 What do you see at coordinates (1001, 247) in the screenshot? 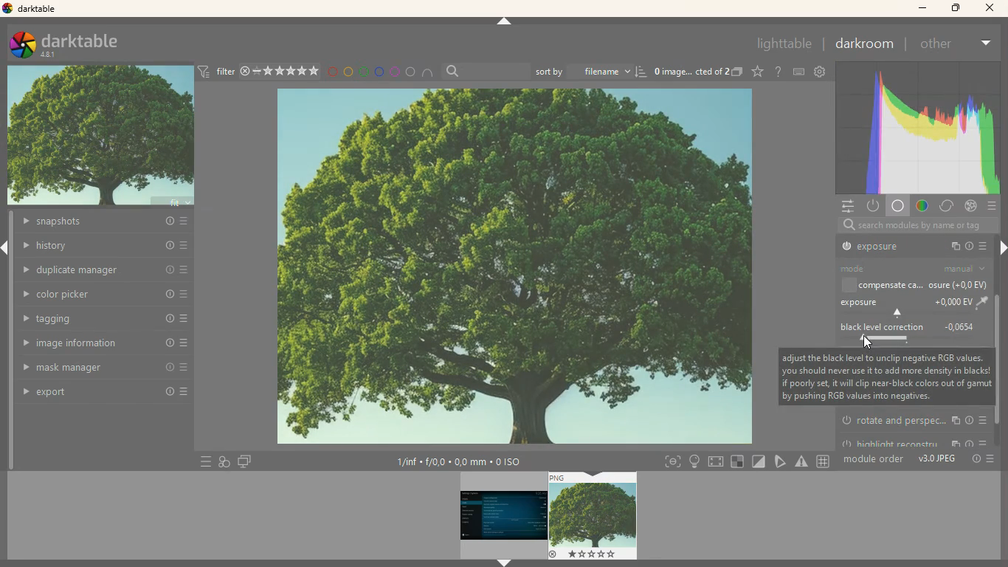
I see `arrow` at bounding box center [1001, 247].